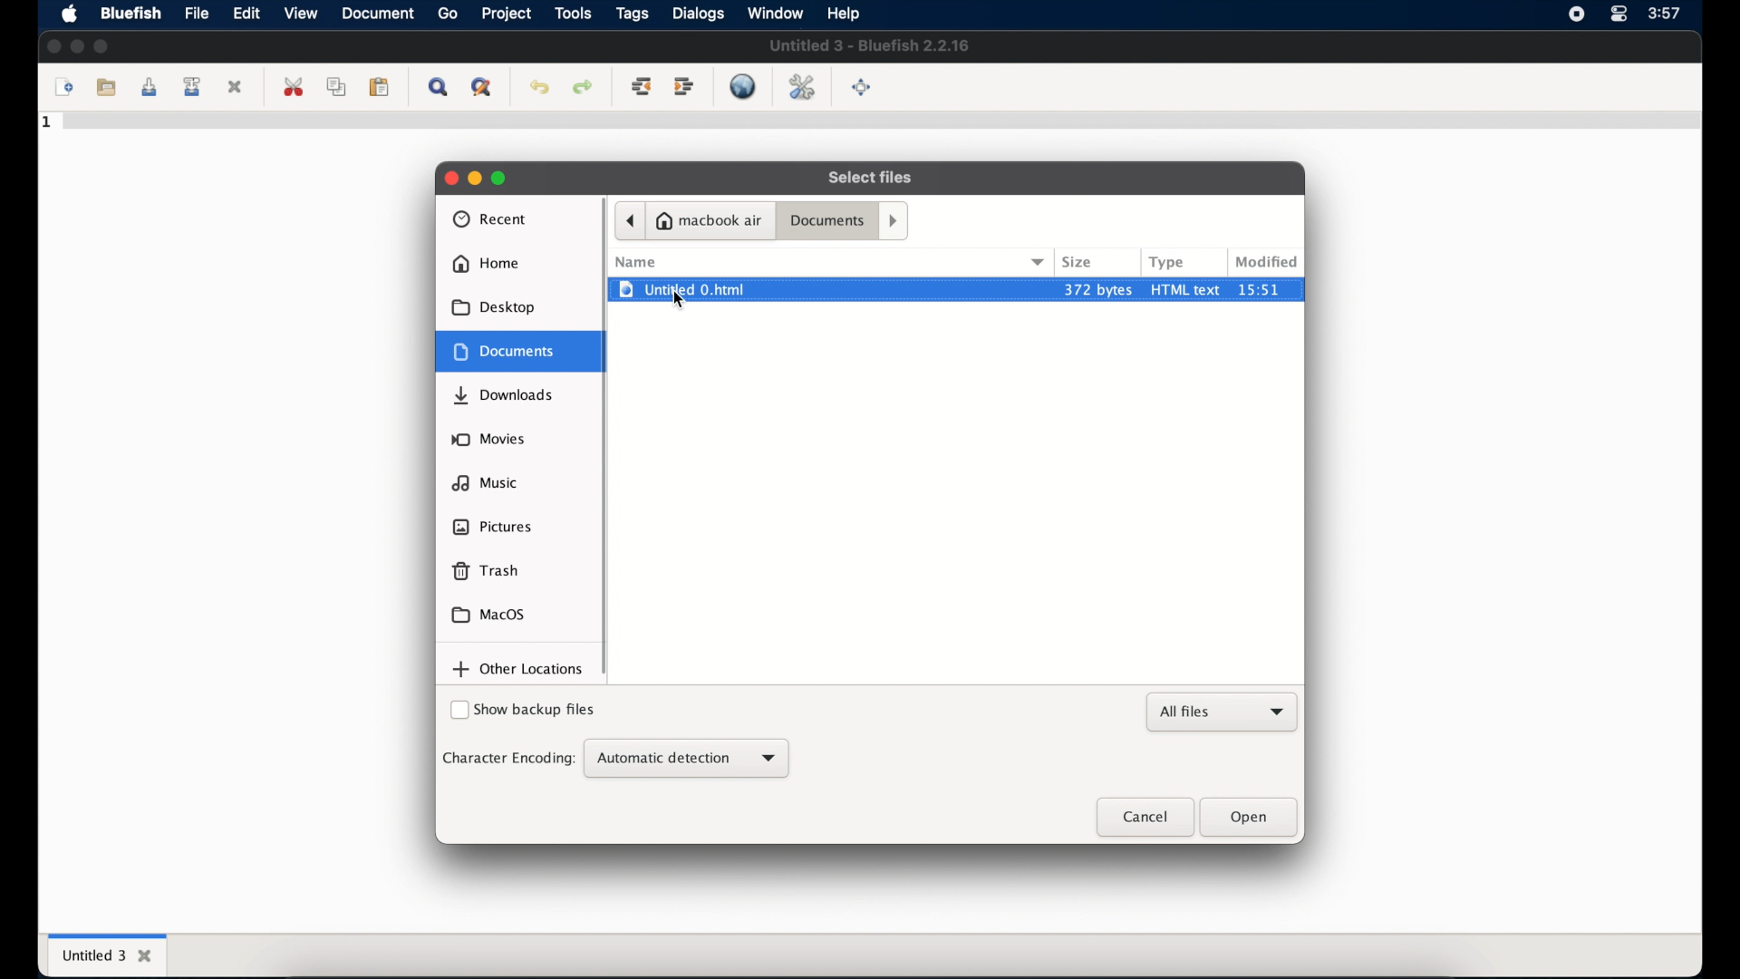 Image resolution: width=1740 pixels, height=979 pixels. What do you see at coordinates (1667, 12) in the screenshot?
I see `3:57` at bounding box center [1667, 12].